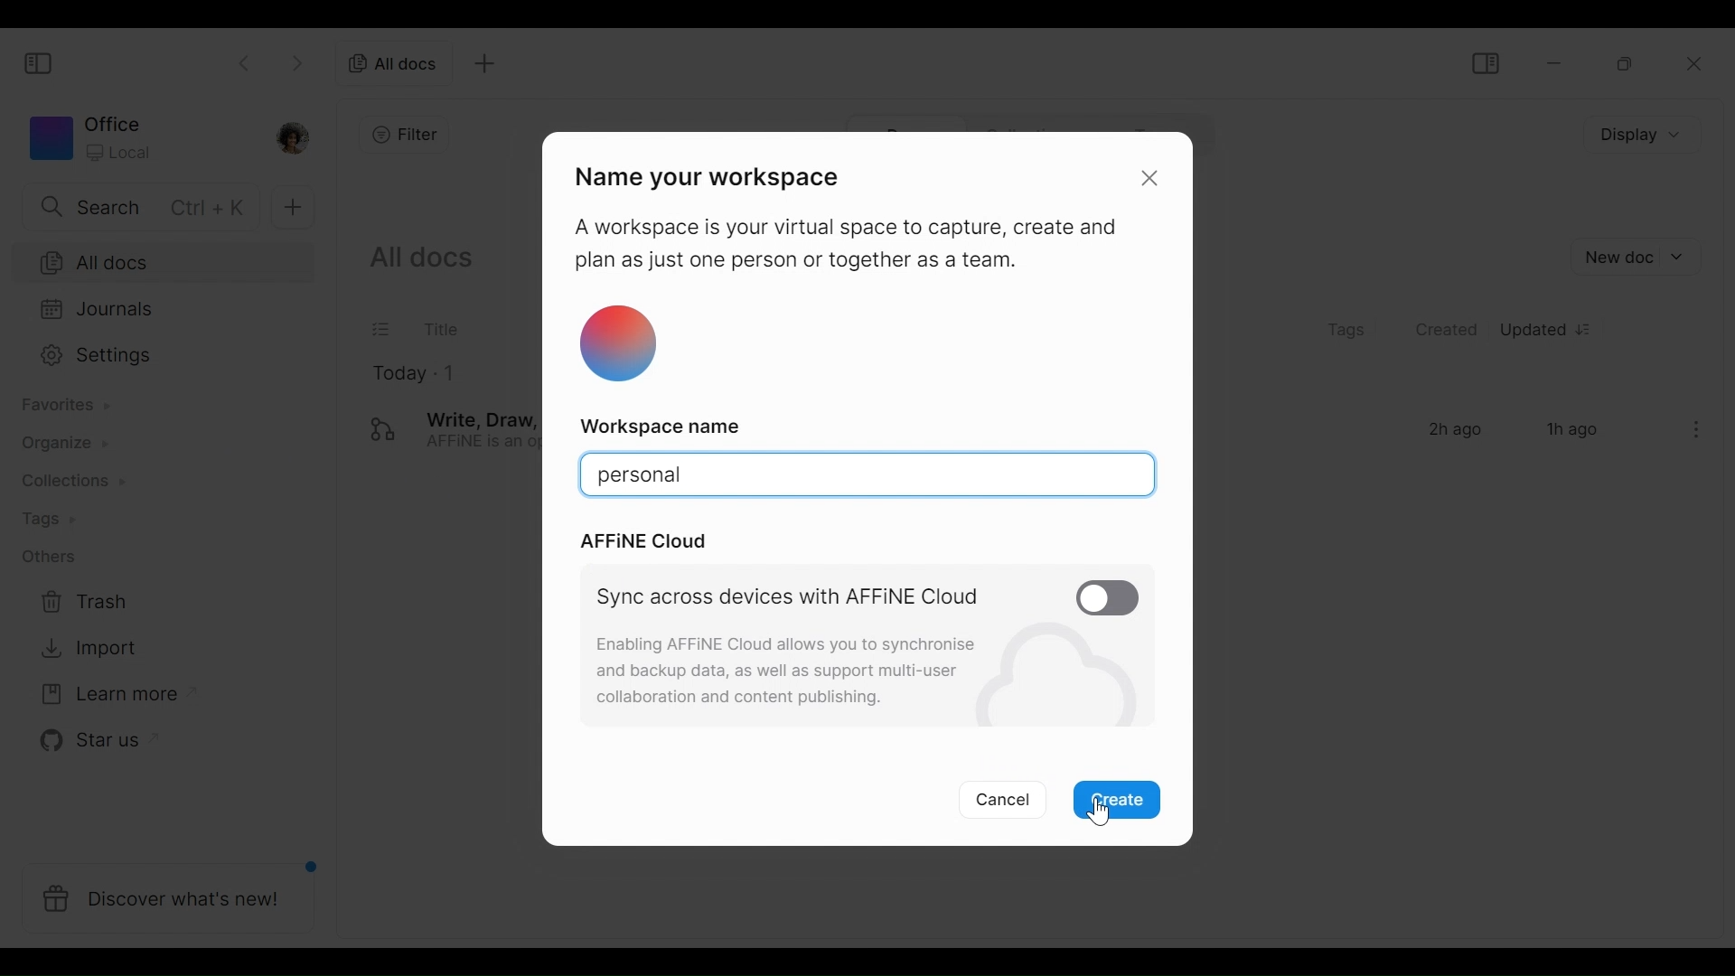 This screenshot has width=1735, height=976. Describe the element at coordinates (1346, 329) in the screenshot. I see `Tags` at that location.